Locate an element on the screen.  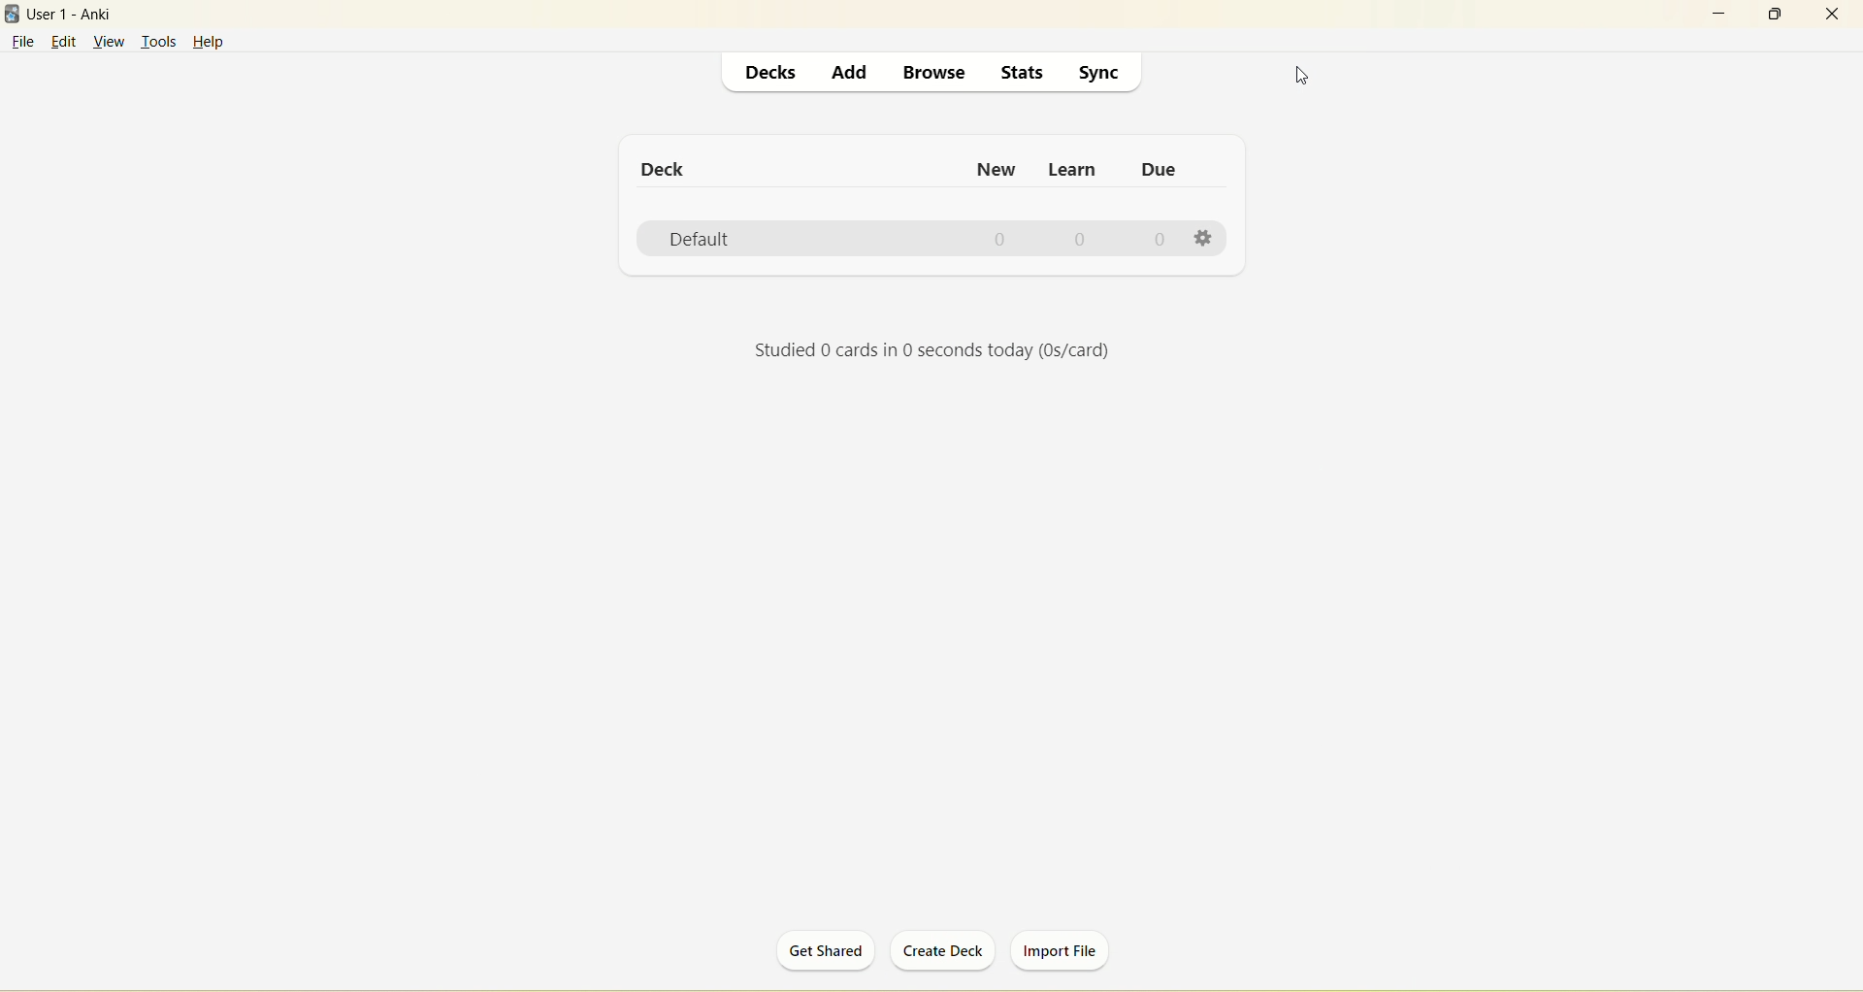
stats is located at coordinates (1024, 72).